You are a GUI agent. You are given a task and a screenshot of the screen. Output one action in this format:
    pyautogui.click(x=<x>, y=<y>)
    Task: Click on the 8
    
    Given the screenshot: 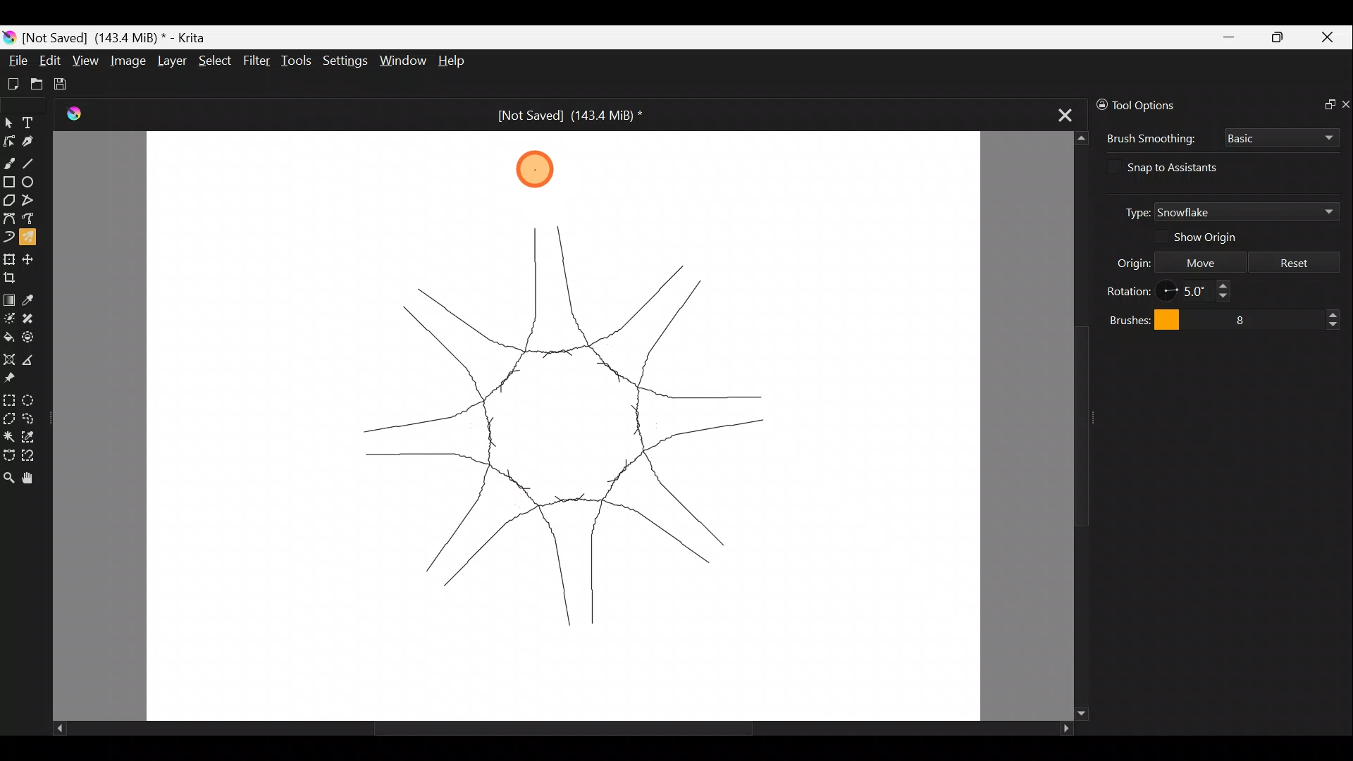 What is the action you would take?
    pyautogui.click(x=1273, y=317)
    